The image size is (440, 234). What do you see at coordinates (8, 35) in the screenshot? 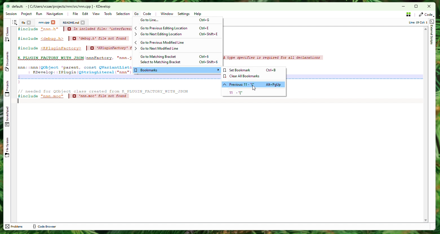
I see `Class` at bounding box center [8, 35].